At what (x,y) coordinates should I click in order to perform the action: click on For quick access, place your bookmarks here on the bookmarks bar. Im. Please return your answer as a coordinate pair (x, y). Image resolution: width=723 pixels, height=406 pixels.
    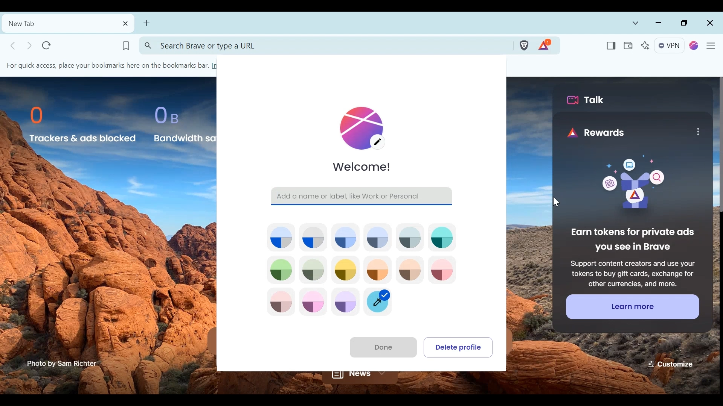
    Looking at the image, I should click on (114, 65).